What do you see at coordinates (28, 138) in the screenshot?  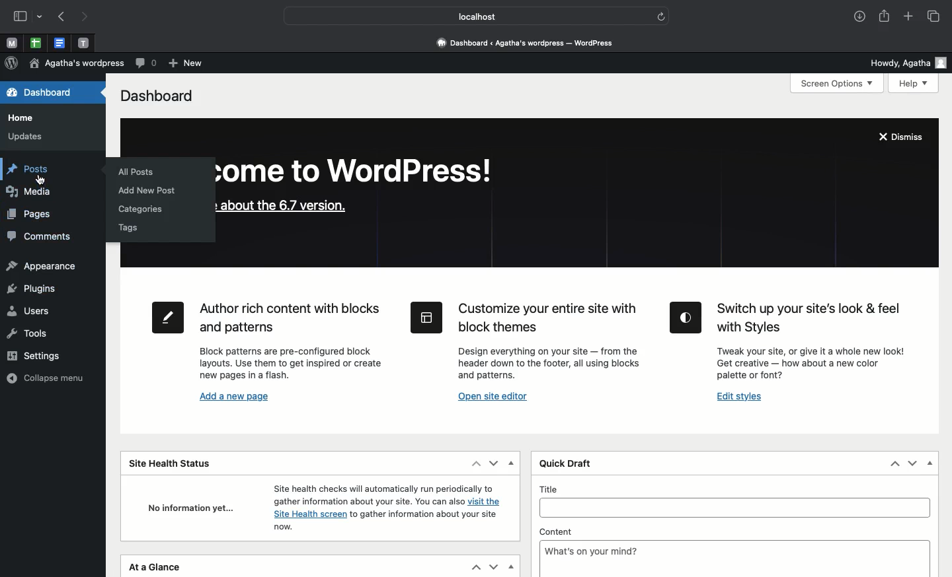 I see `Updates` at bounding box center [28, 138].